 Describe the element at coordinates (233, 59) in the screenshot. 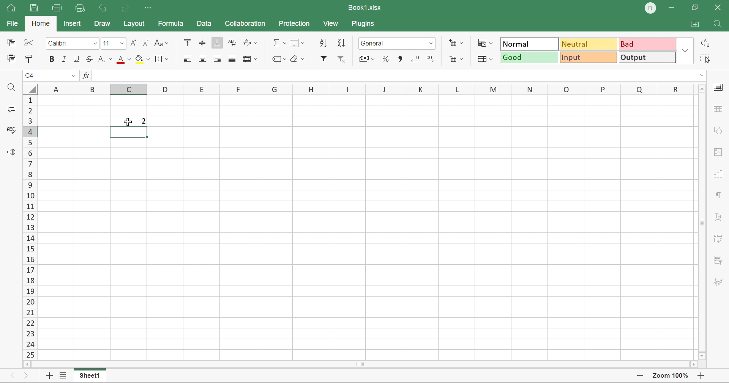

I see `Justified` at that location.